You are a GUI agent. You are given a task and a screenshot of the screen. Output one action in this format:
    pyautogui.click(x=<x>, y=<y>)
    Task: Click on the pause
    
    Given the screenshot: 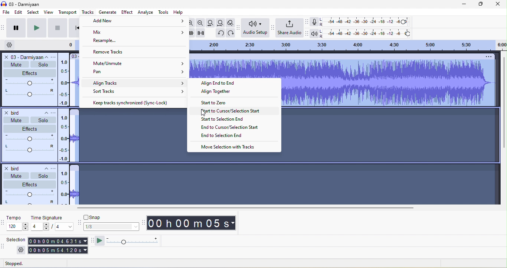 What is the action you would take?
    pyautogui.click(x=17, y=28)
    